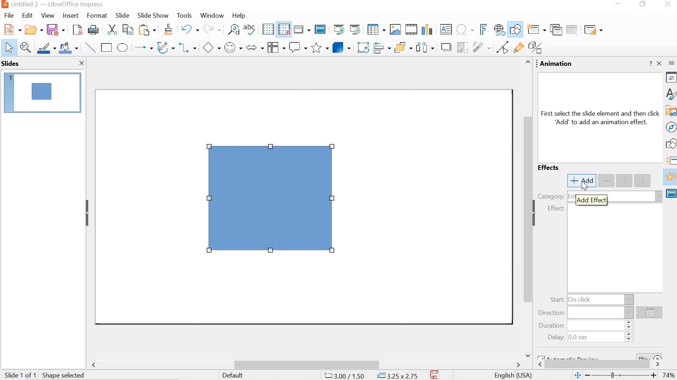 The width and height of the screenshot is (677, 380). What do you see at coordinates (535, 29) in the screenshot?
I see `new slide` at bounding box center [535, 29].